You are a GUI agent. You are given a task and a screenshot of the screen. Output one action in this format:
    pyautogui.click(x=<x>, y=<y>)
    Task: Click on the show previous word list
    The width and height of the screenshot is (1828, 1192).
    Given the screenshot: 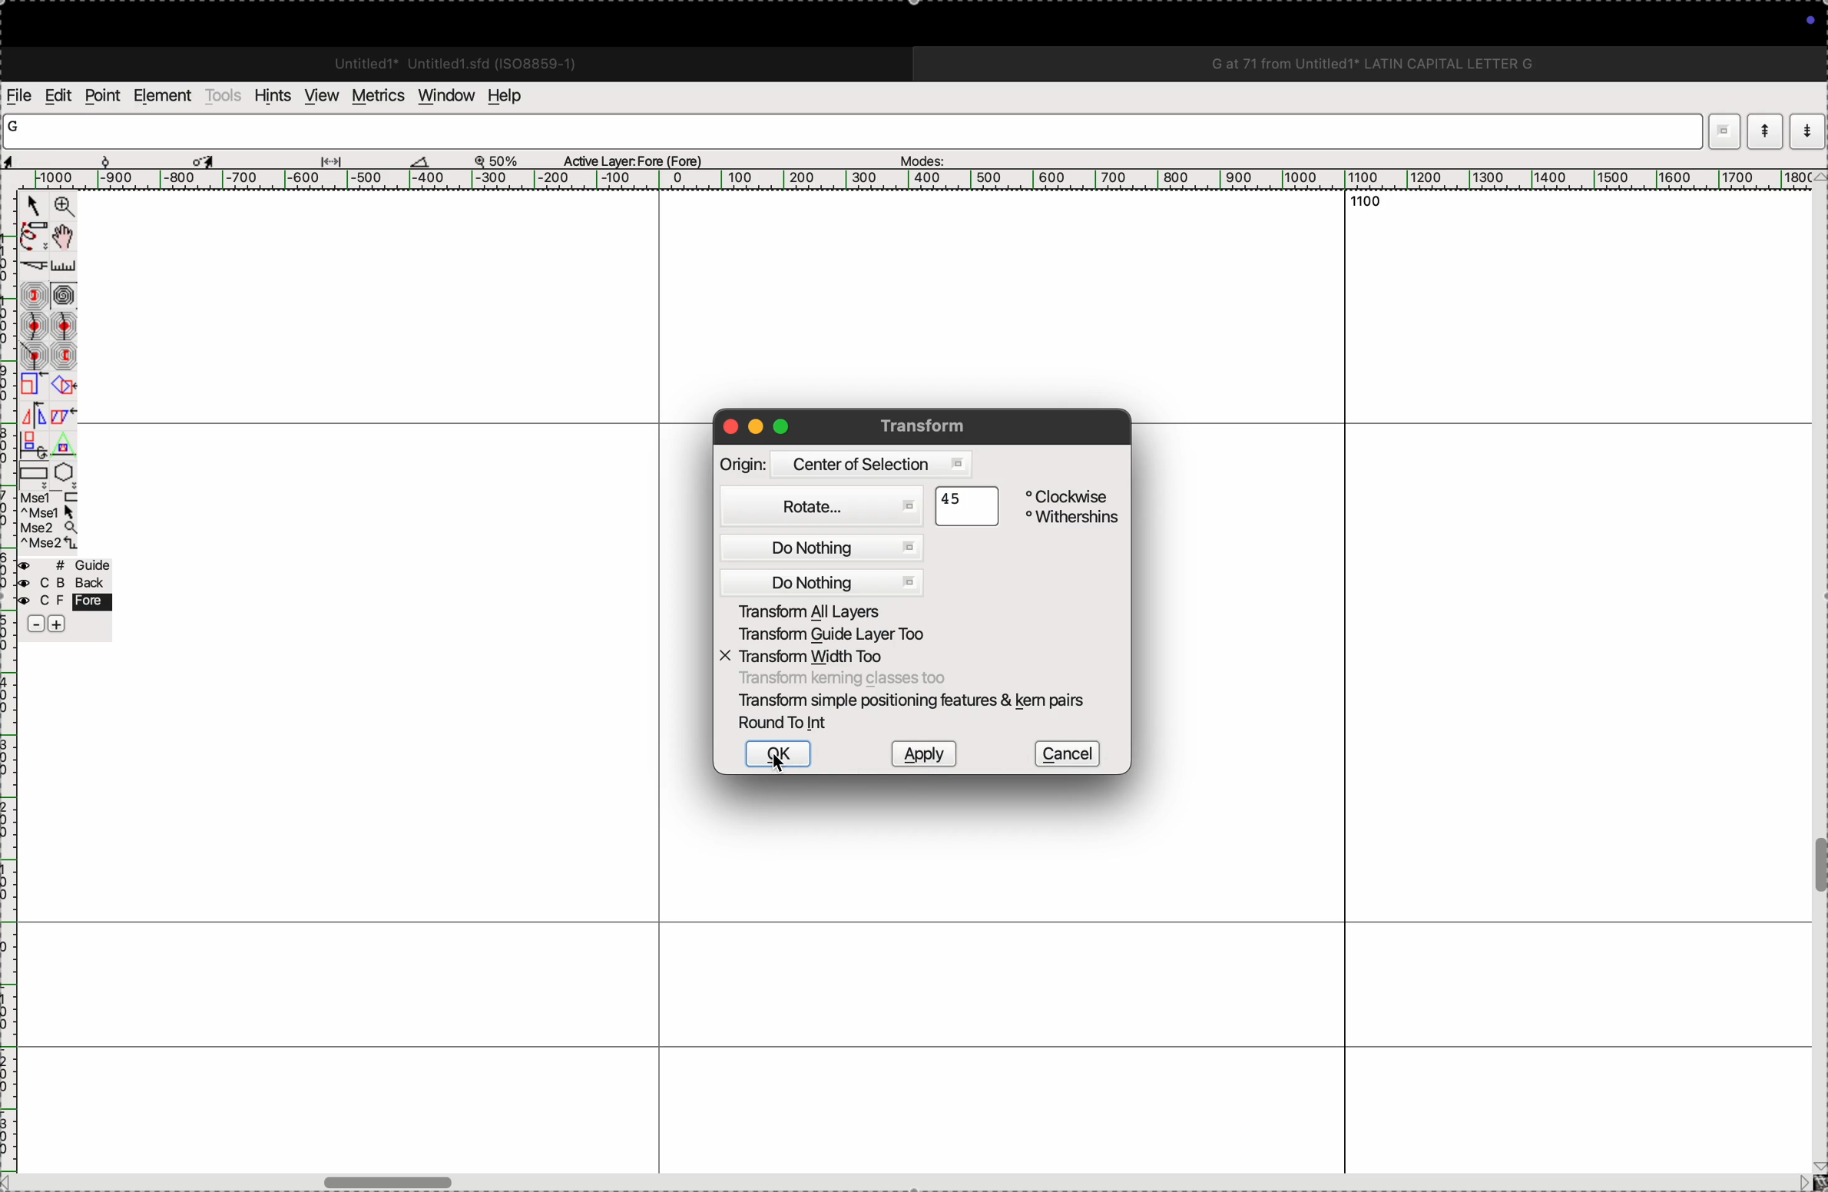 What is the action you would take?
    pyautogui.click(x=1809, y=130)
    